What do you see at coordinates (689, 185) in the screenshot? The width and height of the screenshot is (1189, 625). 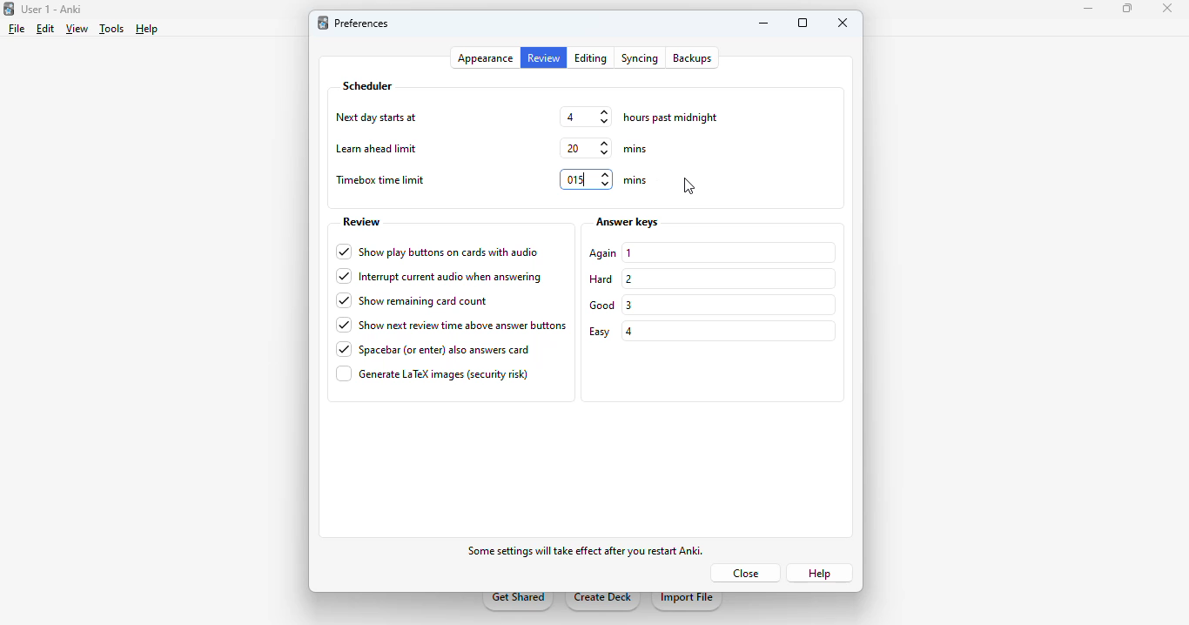 I see `cursor` at bounding box center [689, 185].